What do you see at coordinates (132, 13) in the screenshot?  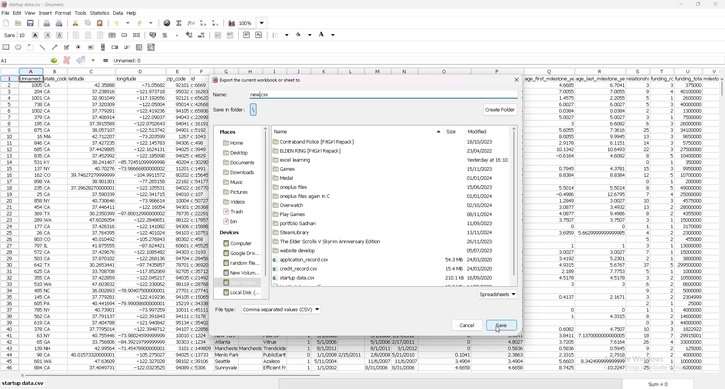 I see `help` at bounding box center [132, 13].